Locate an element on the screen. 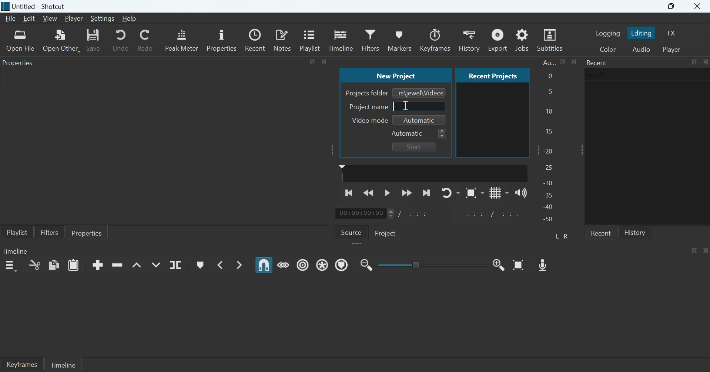 This screenshot has height=372, width=710. Timeline is located at coordinates (341, 39).